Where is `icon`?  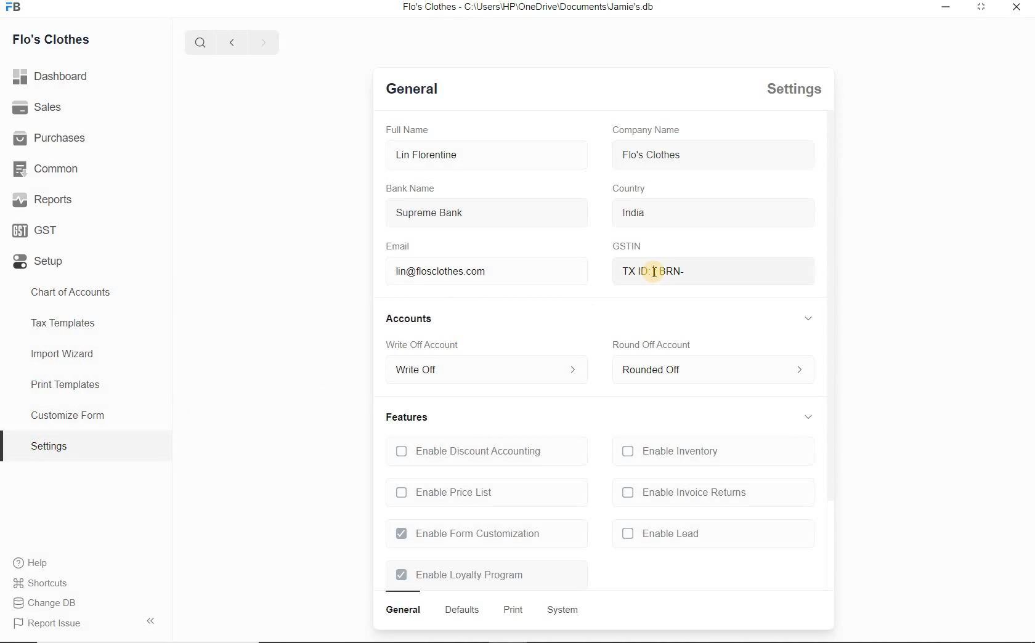
icon is located at coordinates (17, 10).